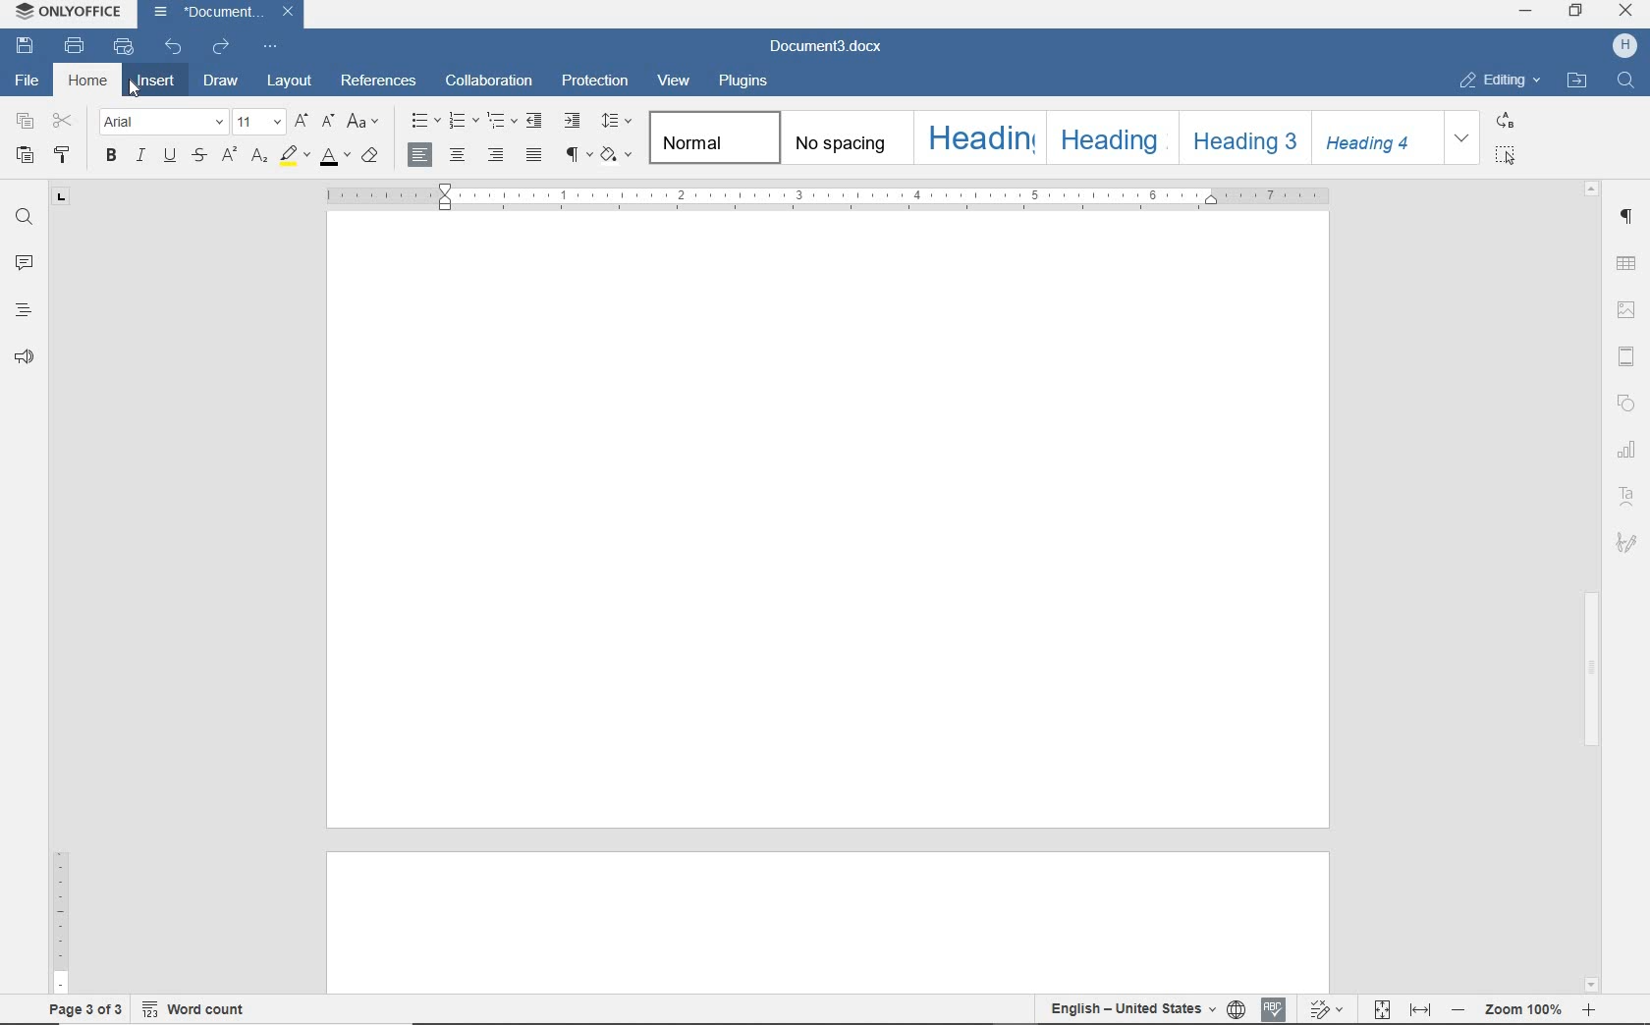 This screenshot has width=1650, height=1025. I want to click on Read aloud and accessibility, so click(26, 358).